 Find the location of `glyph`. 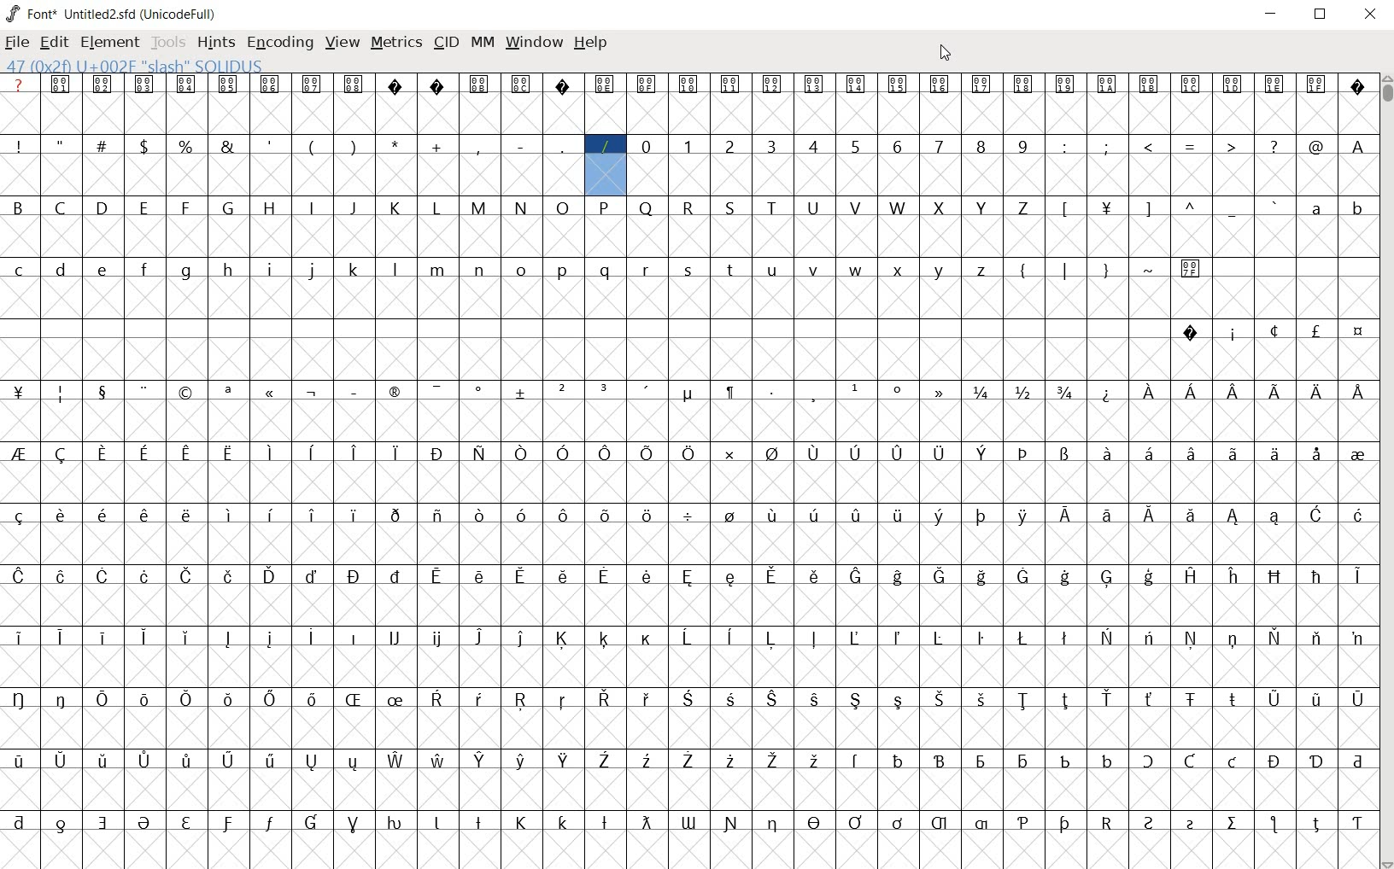

glyph is located at coordinates (773, 825).